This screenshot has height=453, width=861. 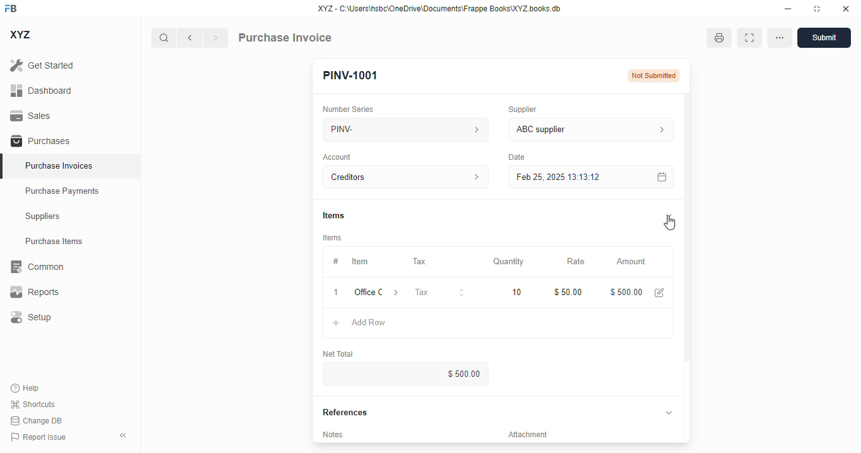 I want to click on search, so click(x=165, y=38).